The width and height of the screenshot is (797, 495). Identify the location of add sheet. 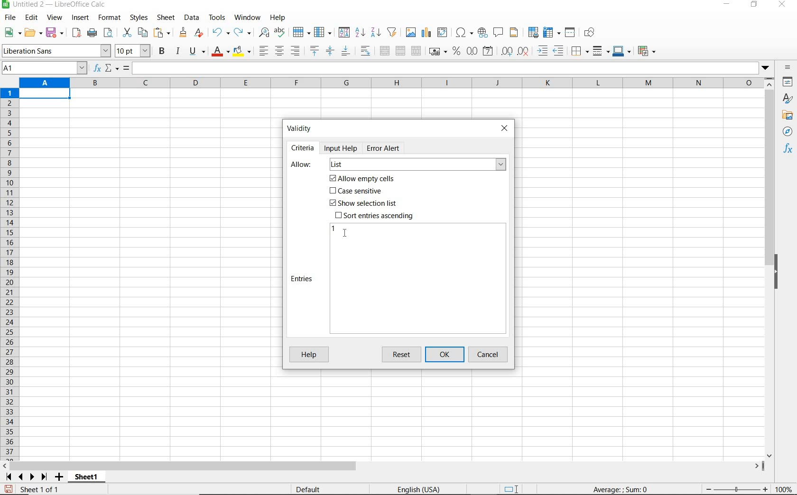
(58, 478).